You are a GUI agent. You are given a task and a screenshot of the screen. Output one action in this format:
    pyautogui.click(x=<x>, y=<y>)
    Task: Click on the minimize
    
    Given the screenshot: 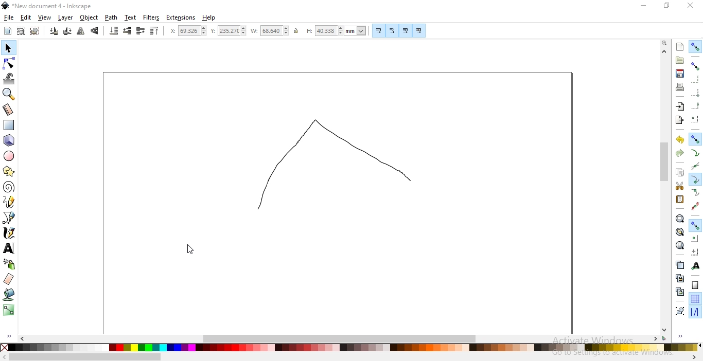 What is the action you would take?
    pyautogui.click(x=644, y=5)
    